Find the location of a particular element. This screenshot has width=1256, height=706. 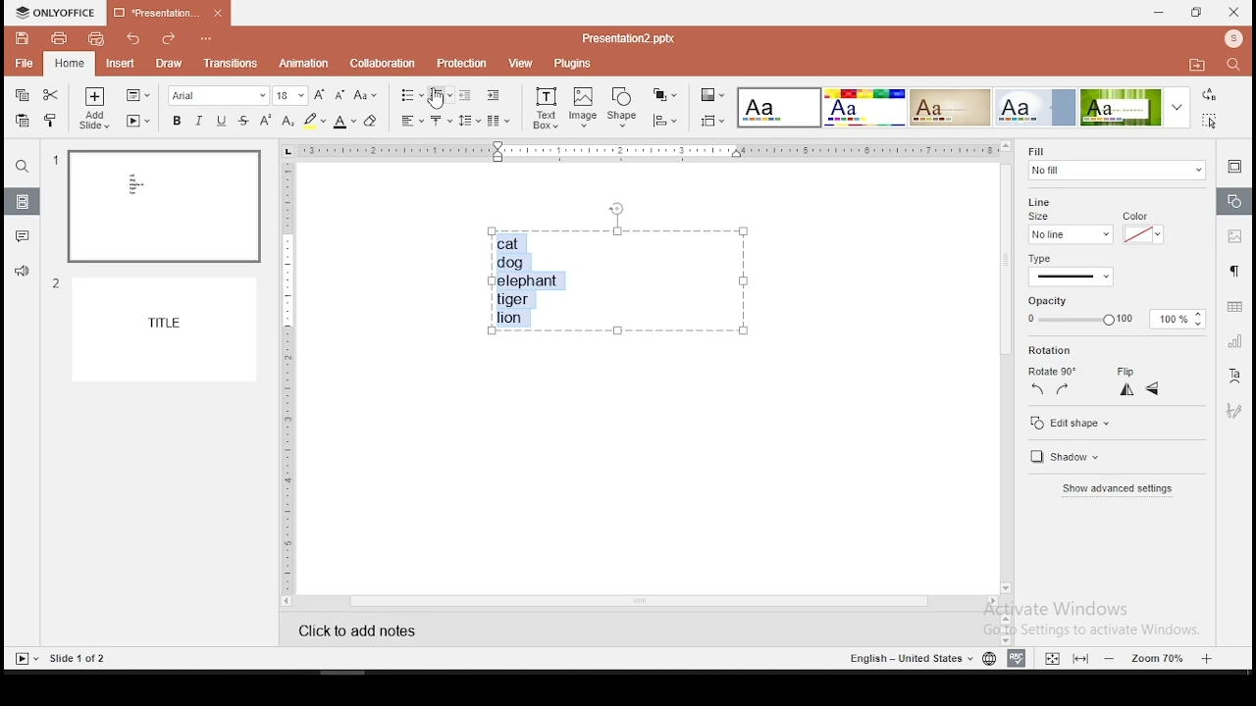

slides is located at coordinates (22, 202).